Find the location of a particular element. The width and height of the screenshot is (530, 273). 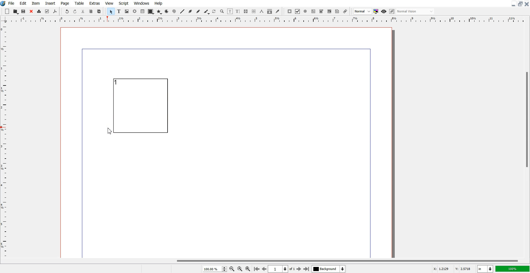

Eye dropper is located at coordinates (277, 11).